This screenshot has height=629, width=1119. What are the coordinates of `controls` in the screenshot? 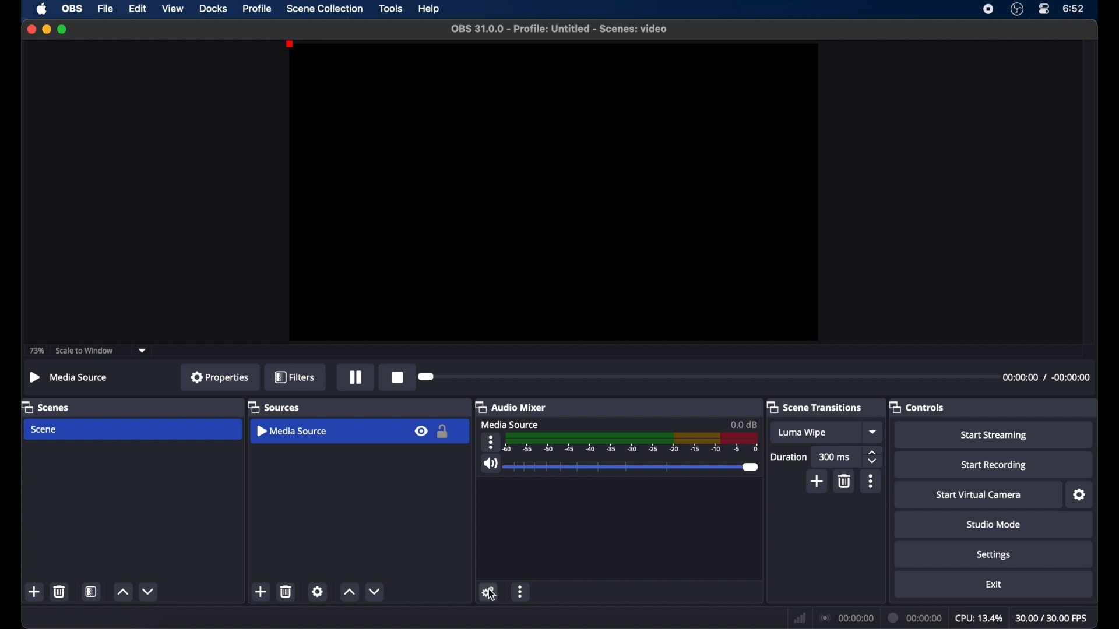 It's located at (917, 407).